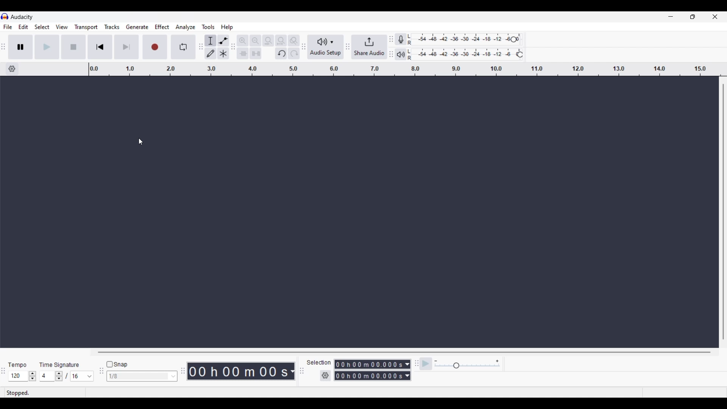 Image resolution: width=727 pixels, height=409 pixels. I want to click on Skip to end/Select to end, so click(126, 47).